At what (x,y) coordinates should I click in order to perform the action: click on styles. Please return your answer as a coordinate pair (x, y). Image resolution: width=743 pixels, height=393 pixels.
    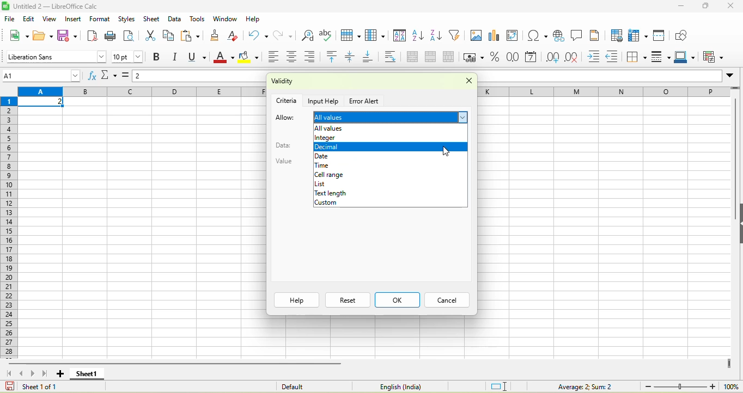
    Looking at the image, I should click on (126, 18).